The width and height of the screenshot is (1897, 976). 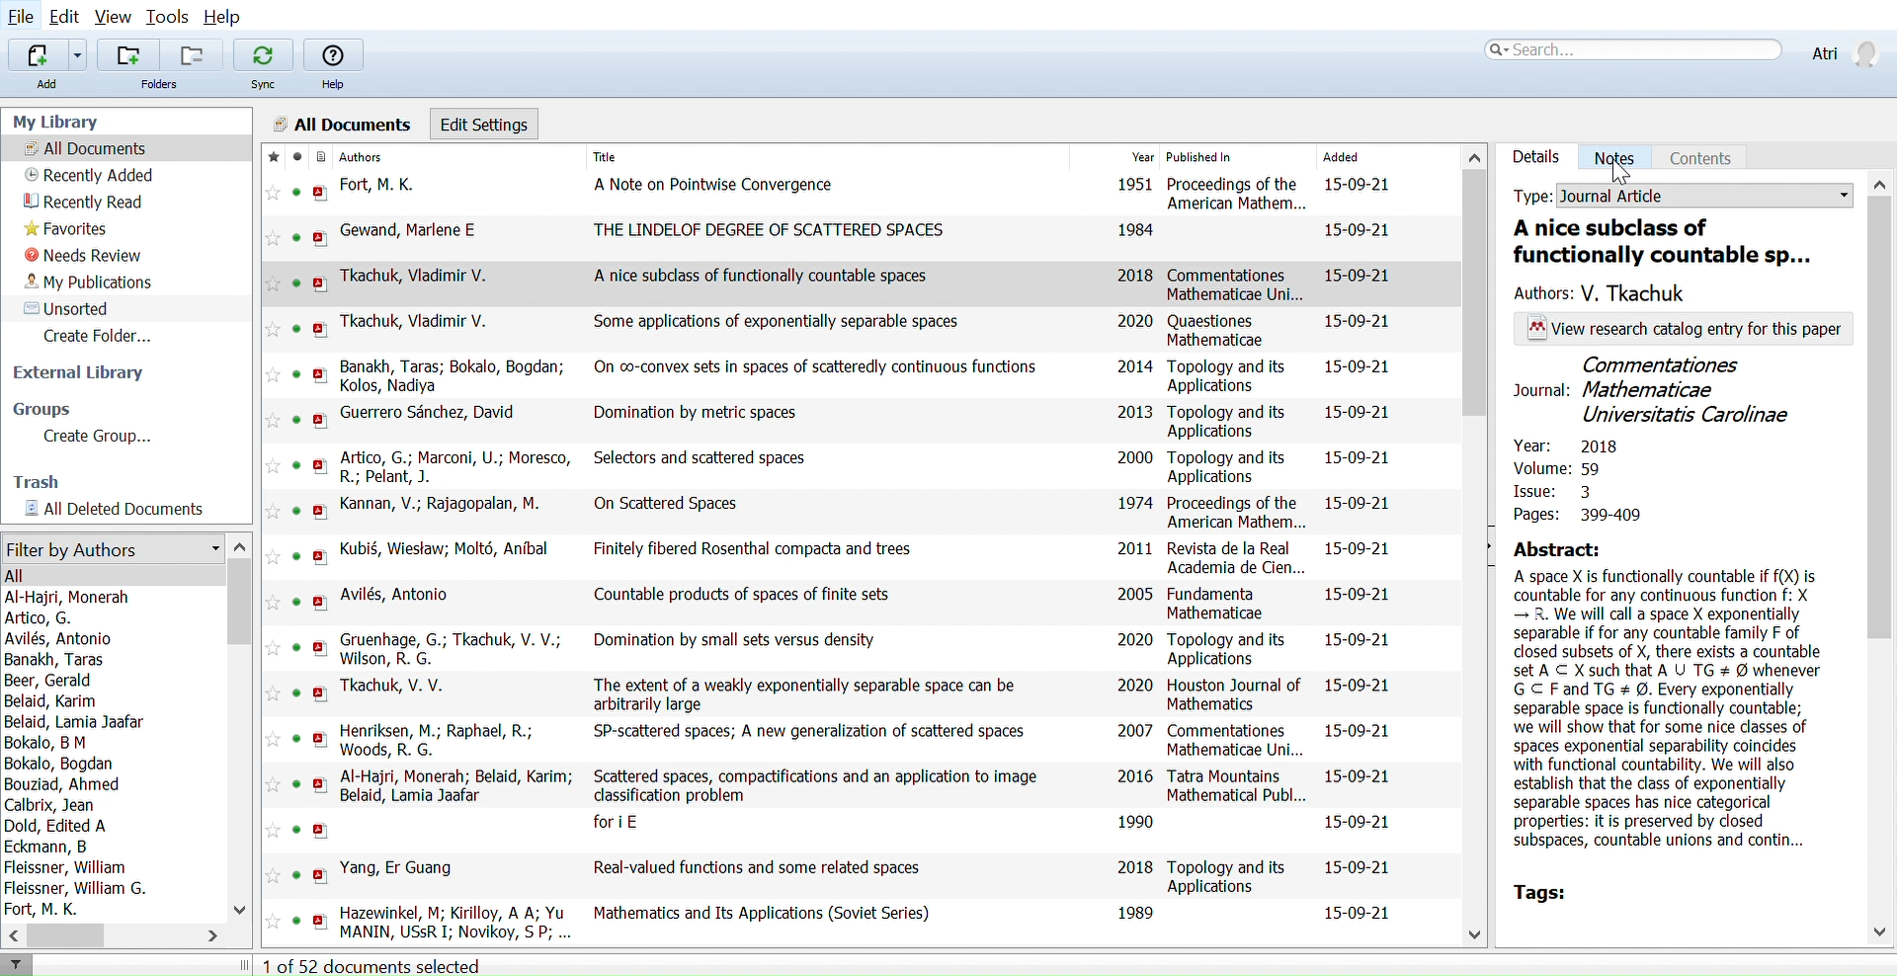 I want to click on 2013, so click(x=1136, y=412).